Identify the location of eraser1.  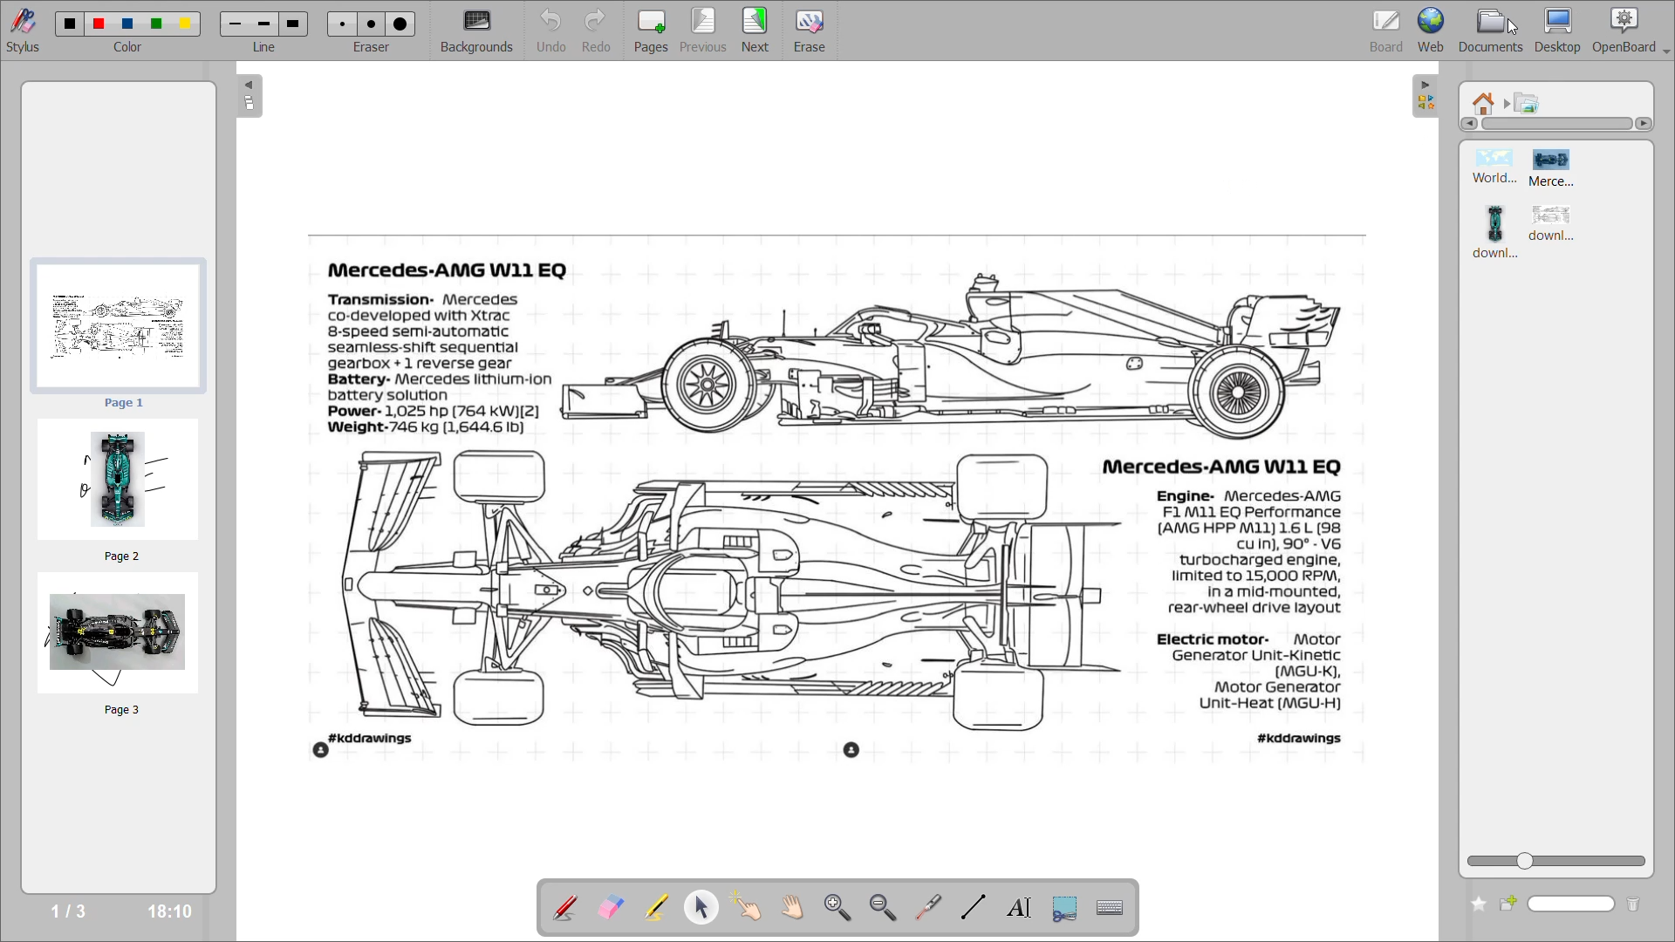
(341, 23).